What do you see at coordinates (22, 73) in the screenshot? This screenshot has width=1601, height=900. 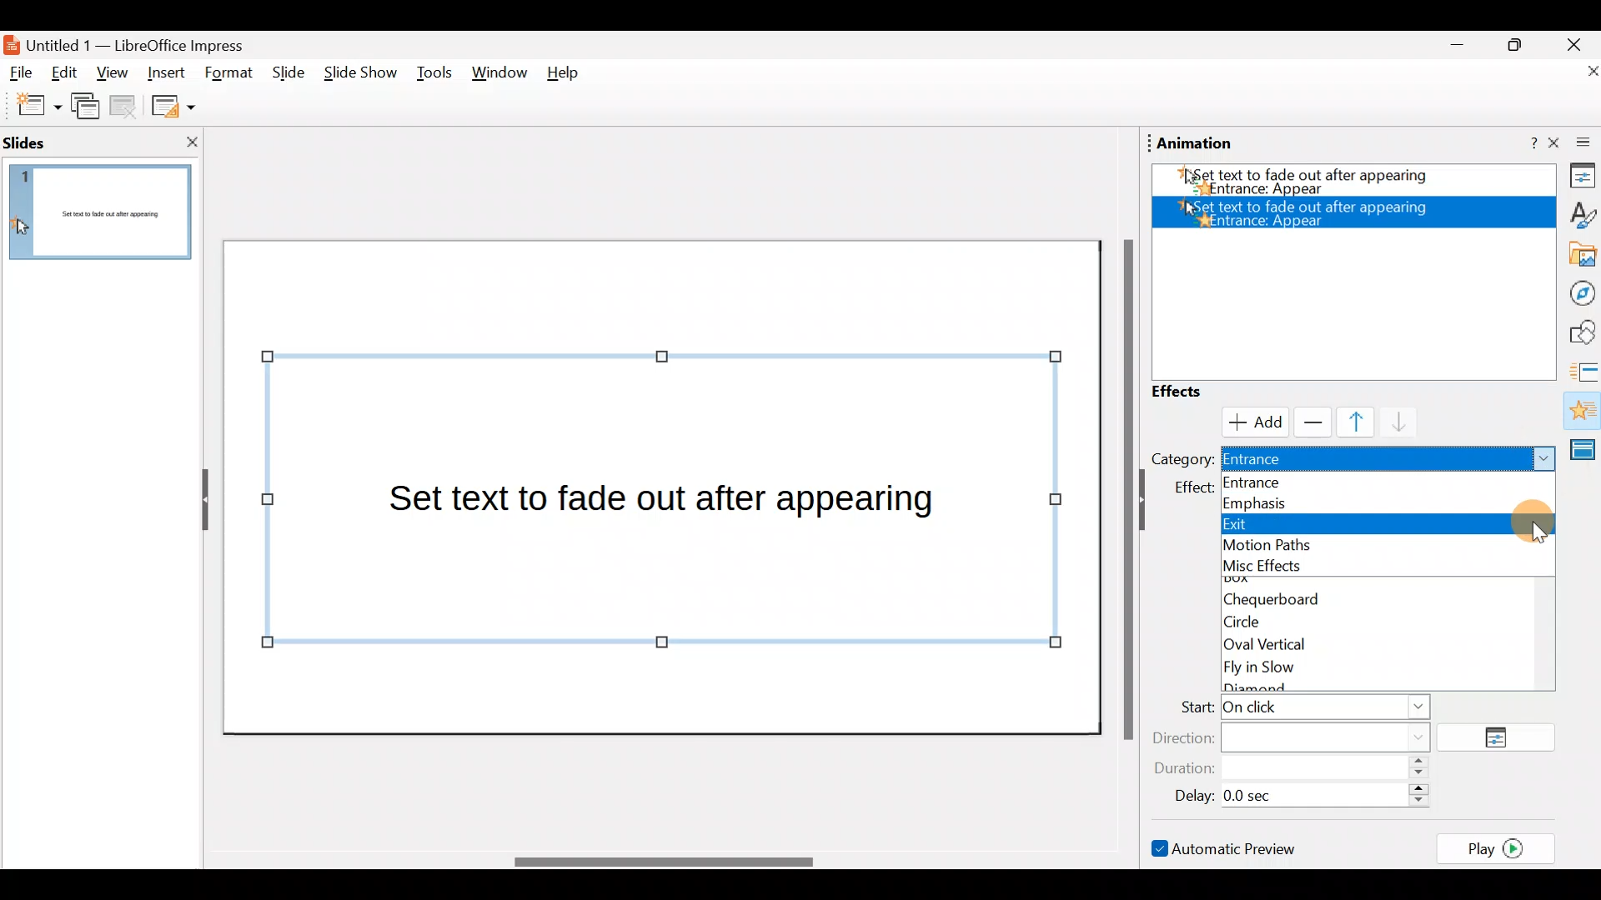 I see `File` at bounding box center [22, 73].